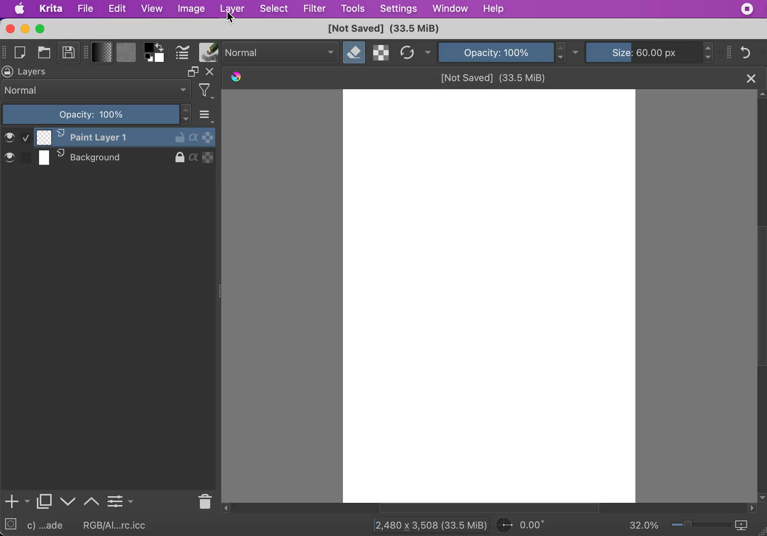  What do you see at coordinates (275, 10) in the screenshot?
I see `select` at bounding box center [275, 10].